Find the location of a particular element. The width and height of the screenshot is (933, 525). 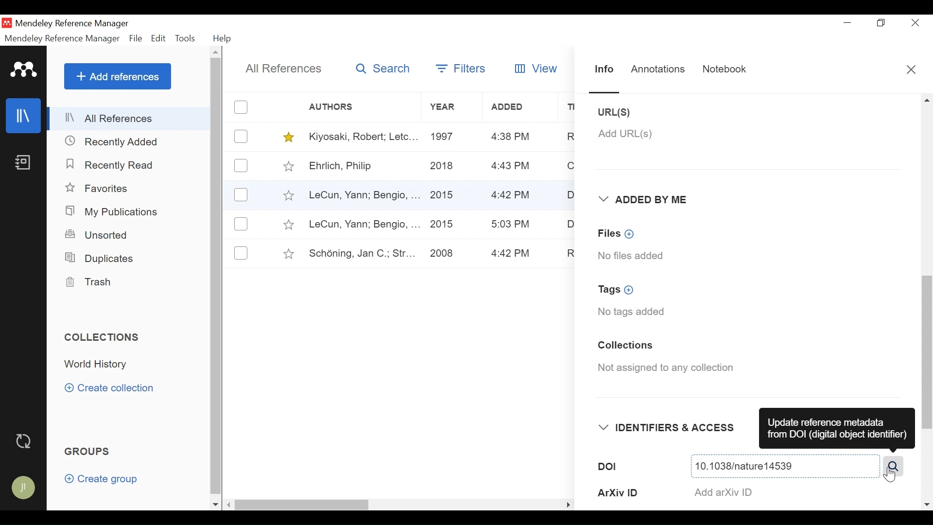

Vertical Scroll bar is located at coordinates (926, 352).